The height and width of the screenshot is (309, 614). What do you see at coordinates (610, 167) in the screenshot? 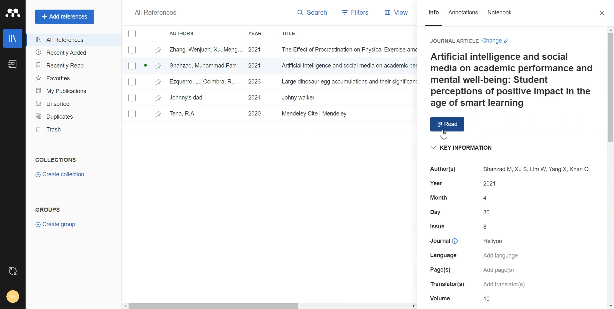
I see `Vertical scroll bar` at bounding box center [610, 167].